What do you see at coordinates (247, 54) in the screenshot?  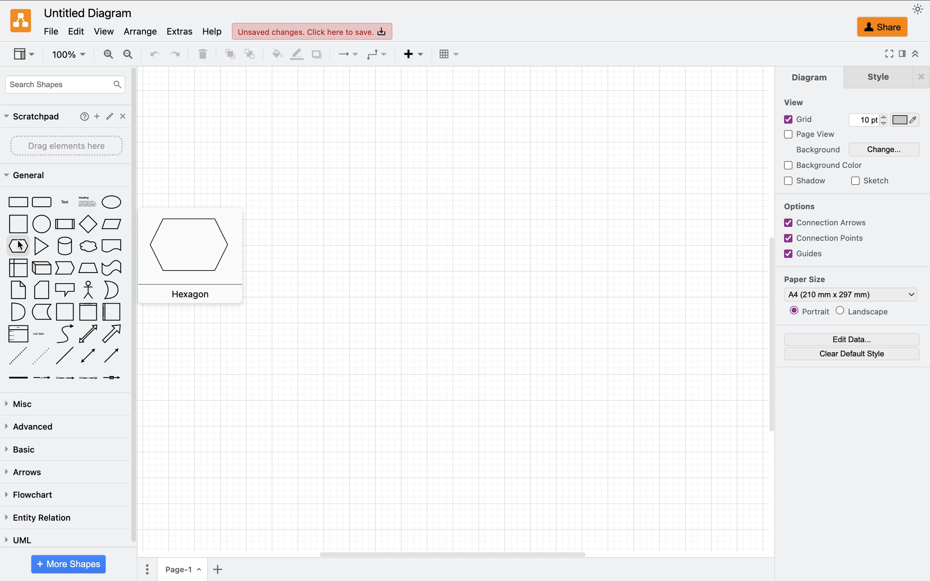 I see `to back` at bounding box center [247, 54].